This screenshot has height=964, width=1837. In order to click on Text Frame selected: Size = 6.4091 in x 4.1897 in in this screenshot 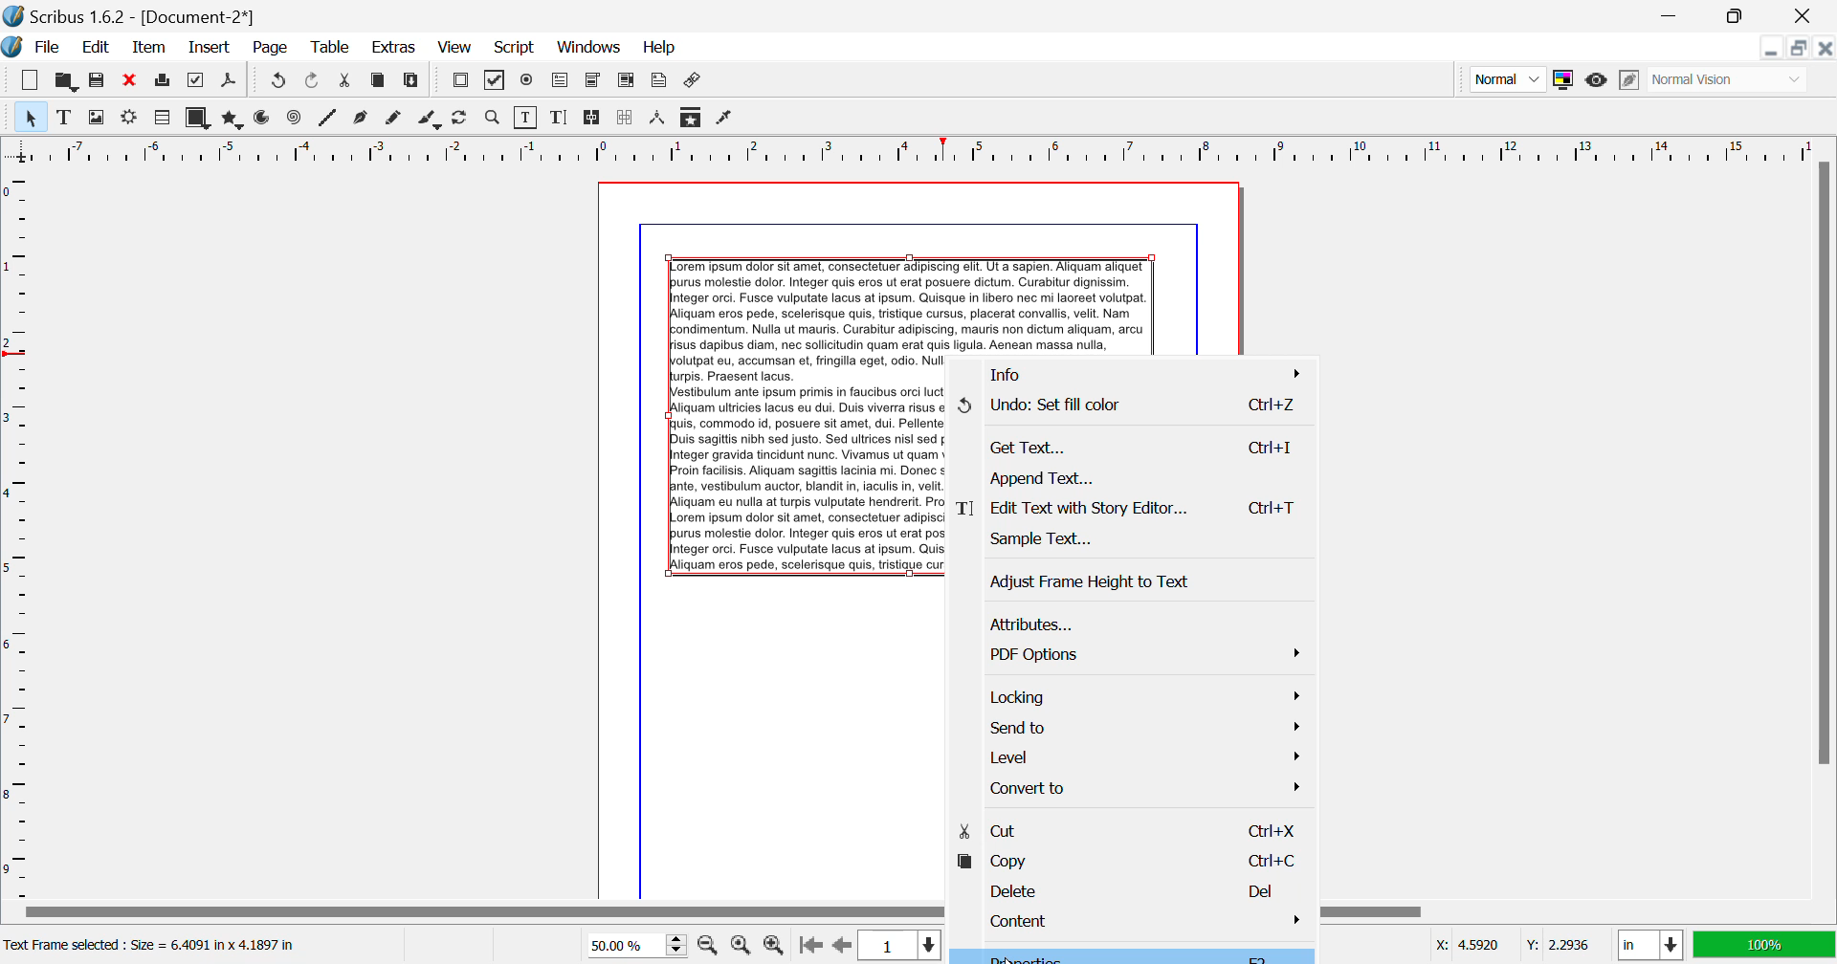, I will do `click(154, 946)`.